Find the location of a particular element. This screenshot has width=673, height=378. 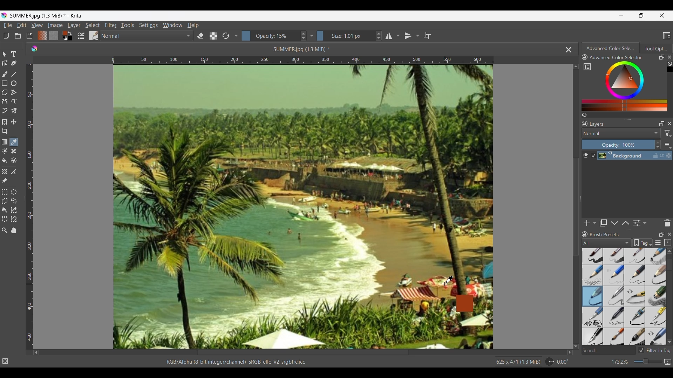

Set foreground and background colors to black and white respectively is located at coordinates (63, 39).